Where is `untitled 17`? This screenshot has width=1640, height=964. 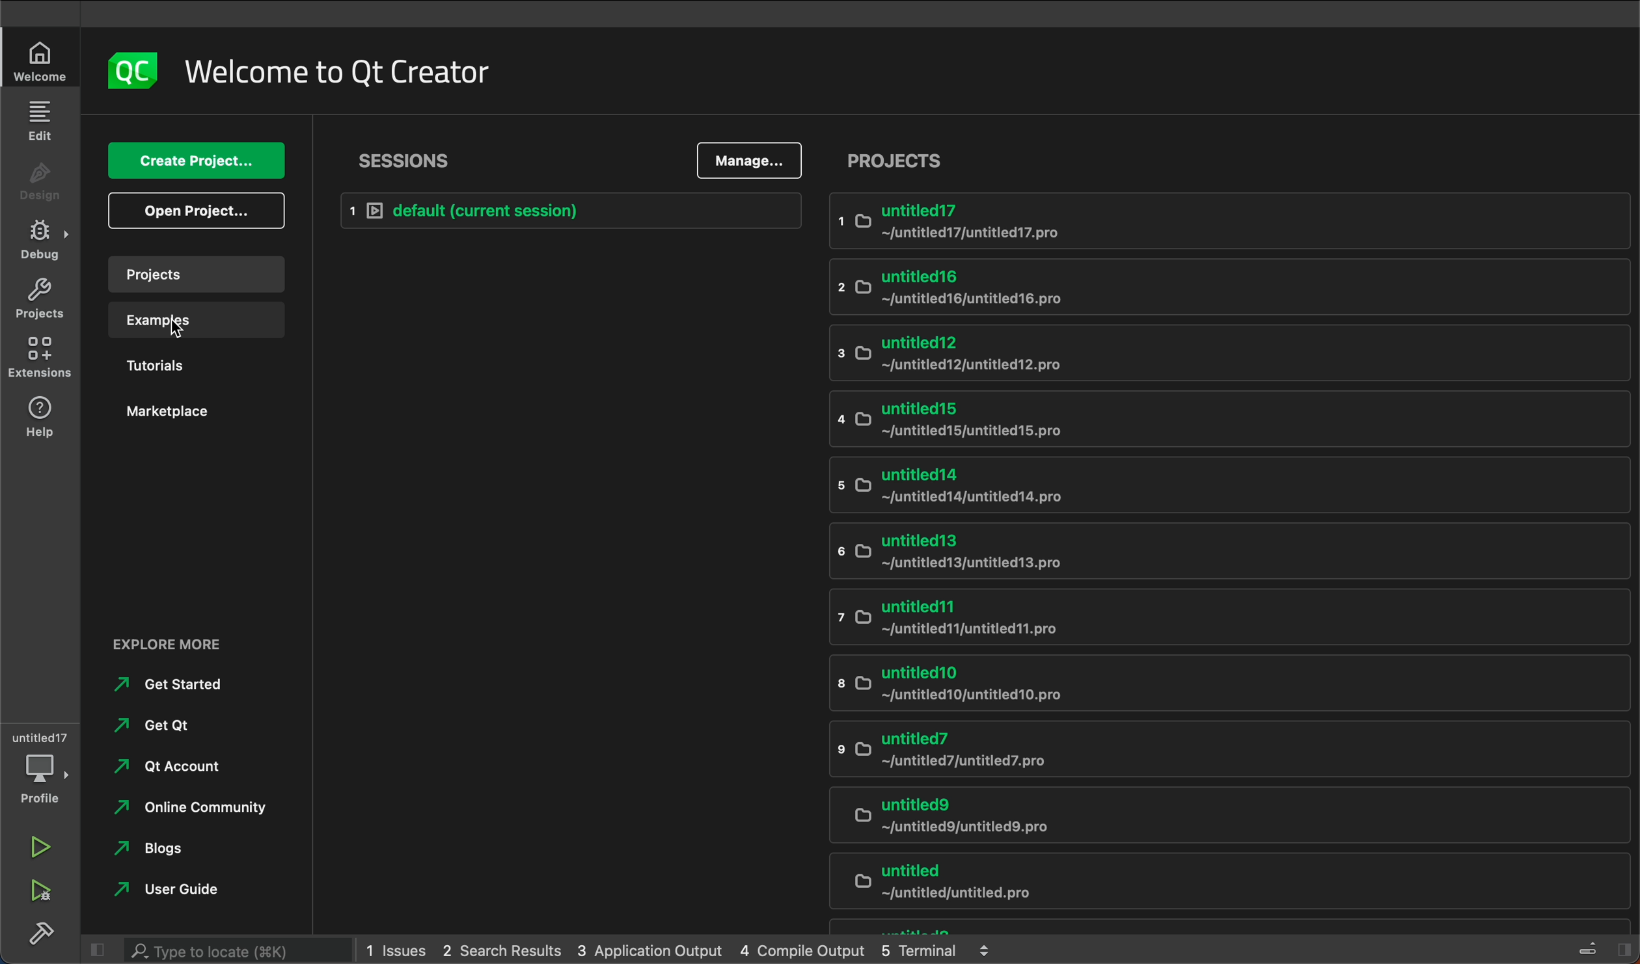 untitled 17 is located at coordinates (1227, 222).